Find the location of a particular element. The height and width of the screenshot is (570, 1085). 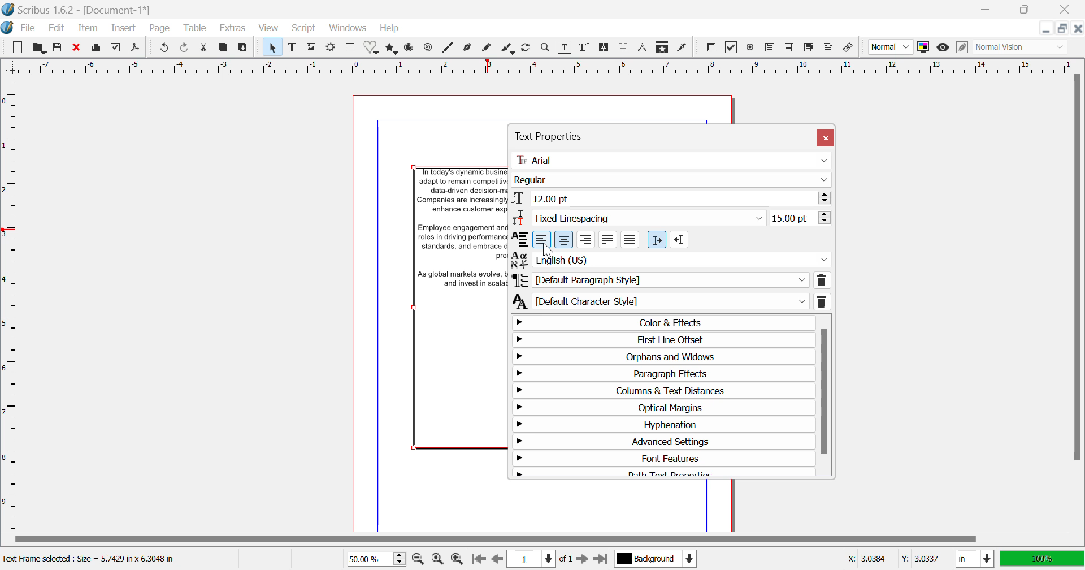

Cursor on Left Align is located at coordinates (546, 248).